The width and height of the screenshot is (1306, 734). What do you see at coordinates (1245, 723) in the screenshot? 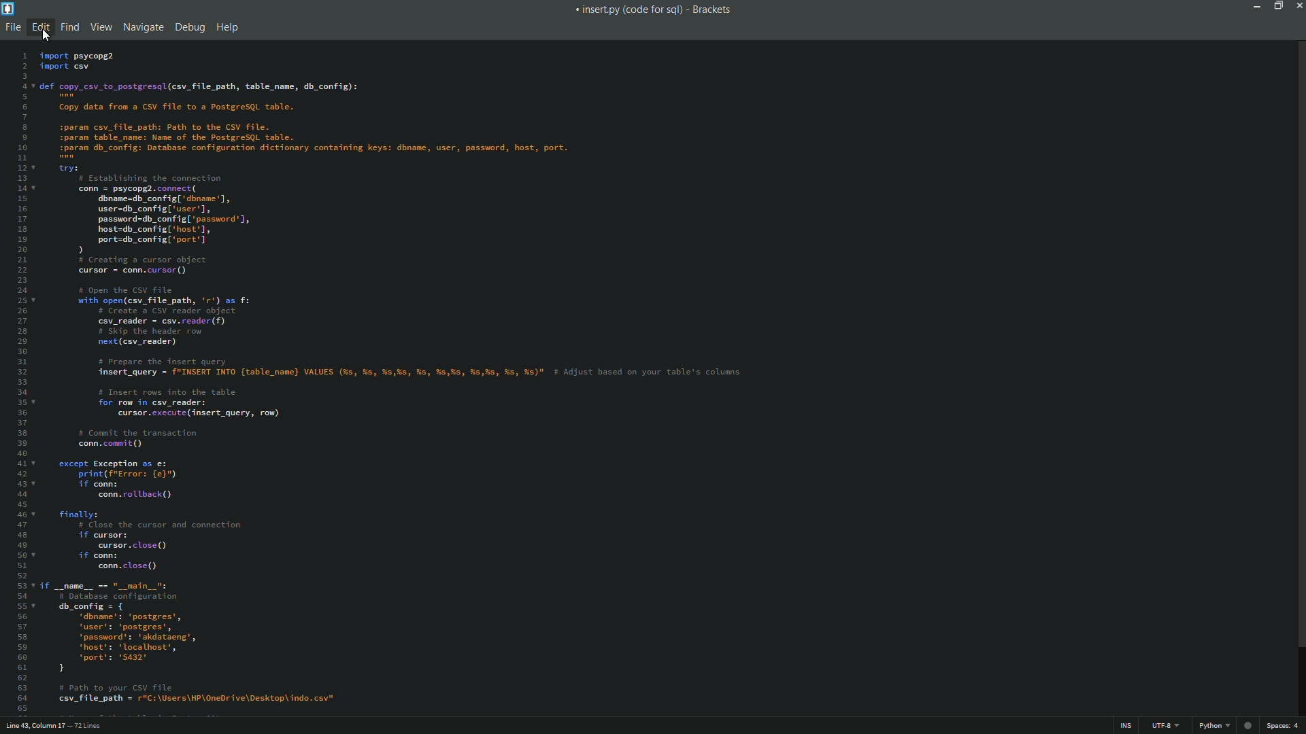
I see `web` at bounding box center [1245, 723].